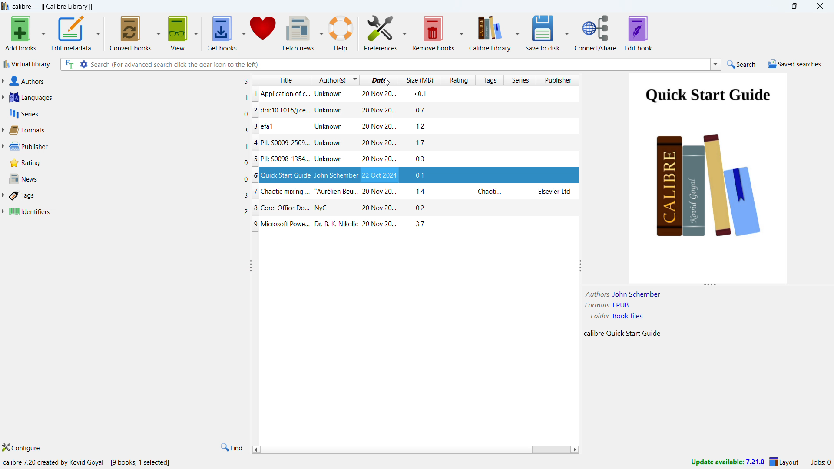 Image resolution: width=834 pixels, height=469 pixels. What do you see at coordinates (332, 111) in the screenshot?
I see `Unknown` at bounding box center [332, 111].